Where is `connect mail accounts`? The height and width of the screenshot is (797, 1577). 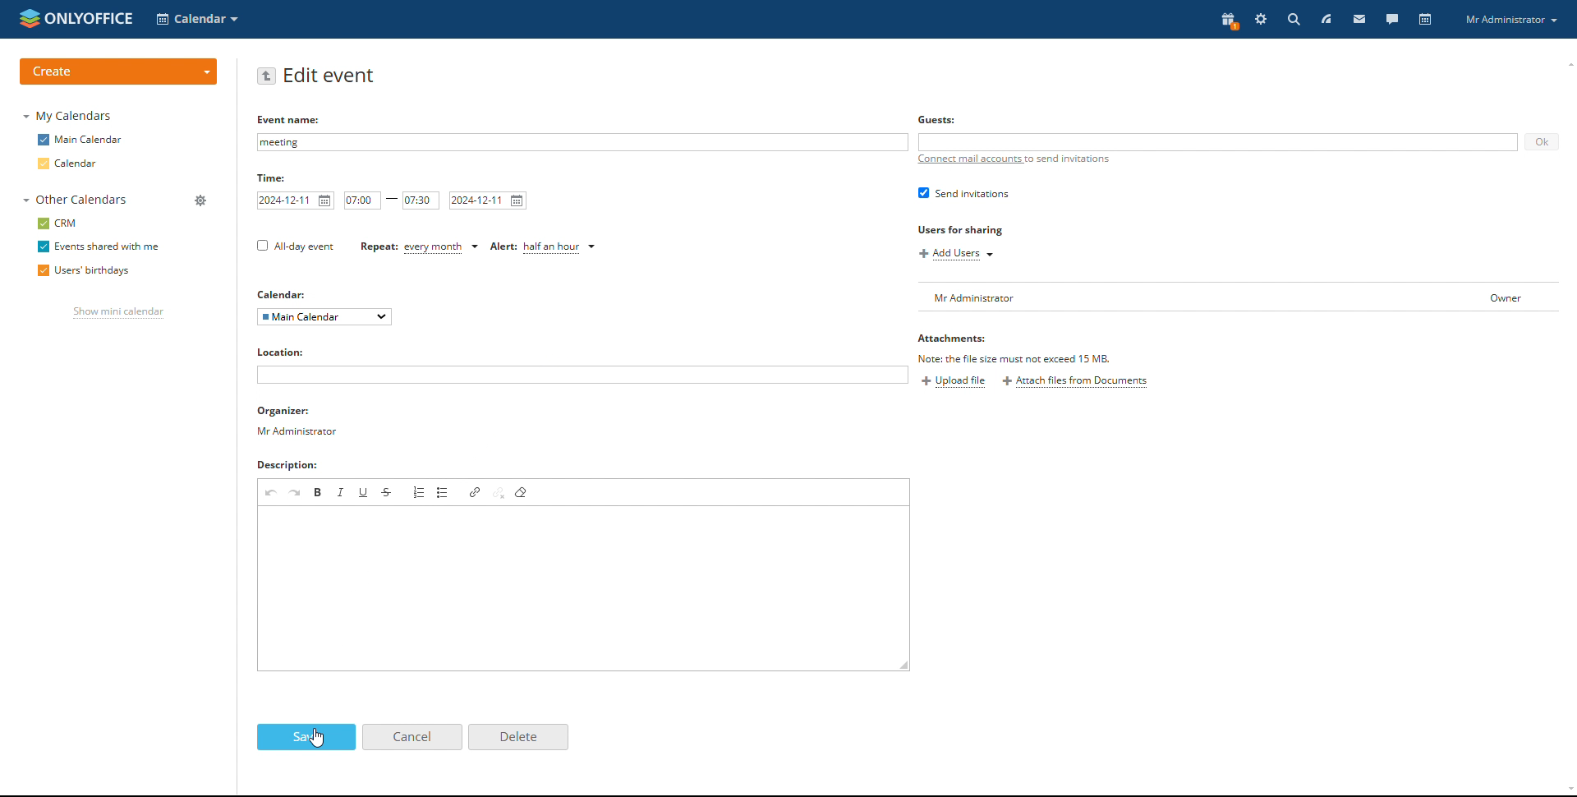 connect mail accounts is located at coordinates (1014, 164).